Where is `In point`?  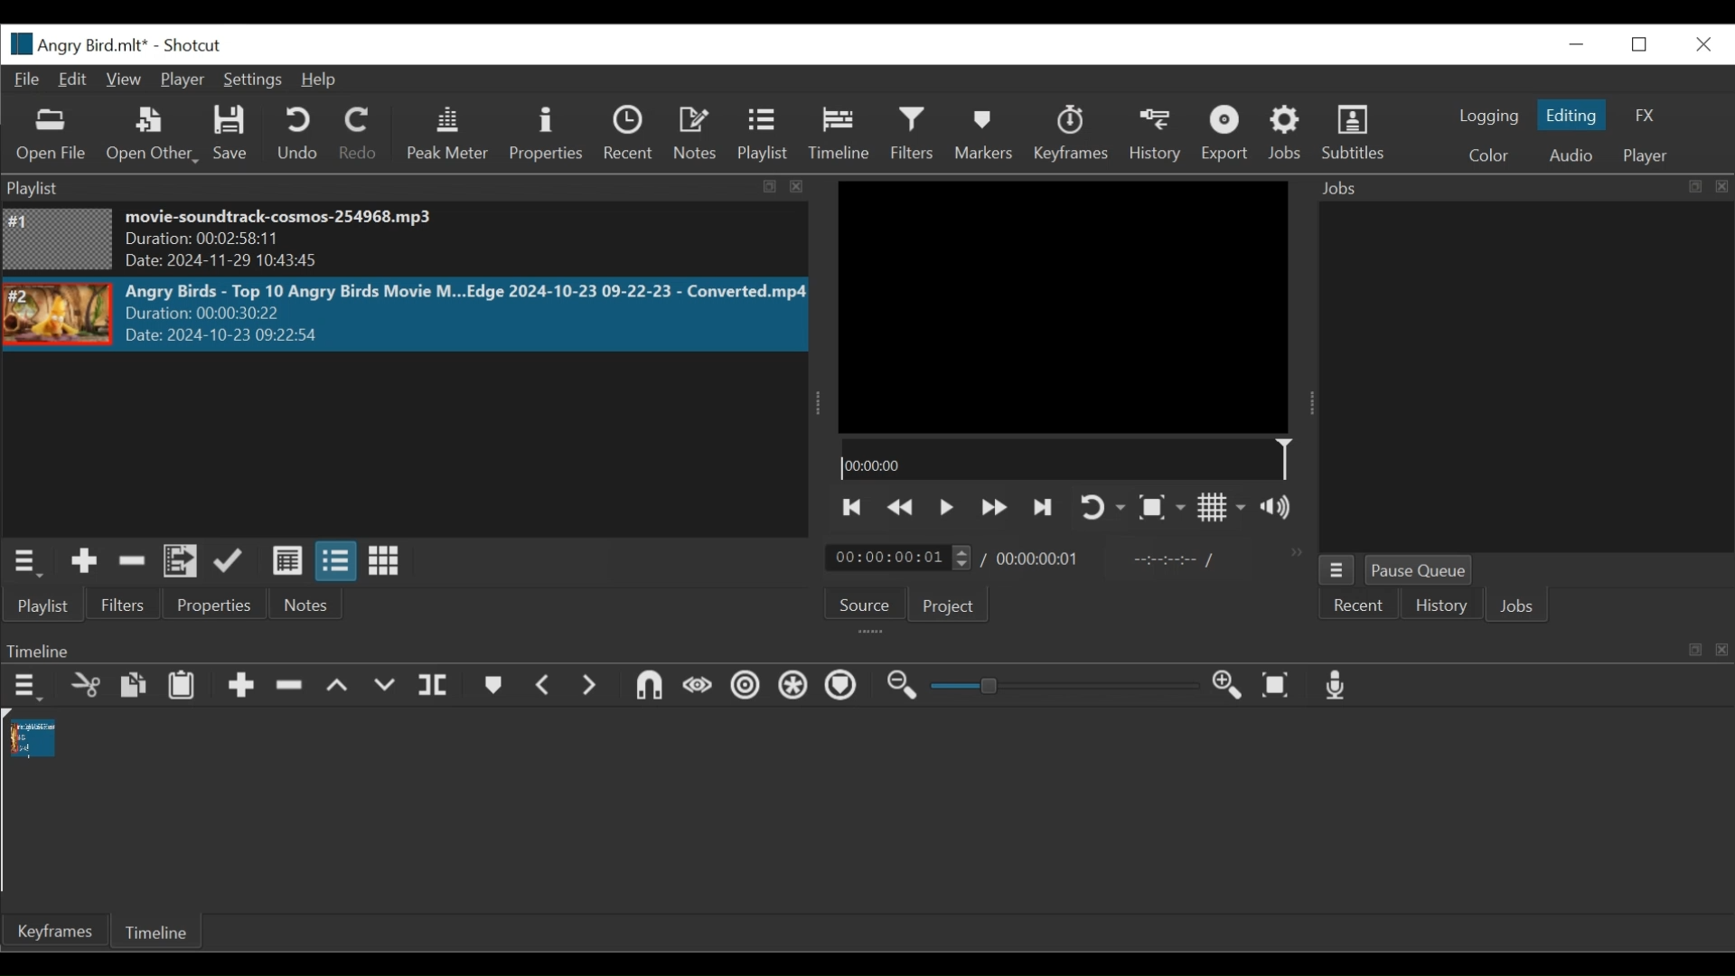 In point is located at coordinates (1168, 558).